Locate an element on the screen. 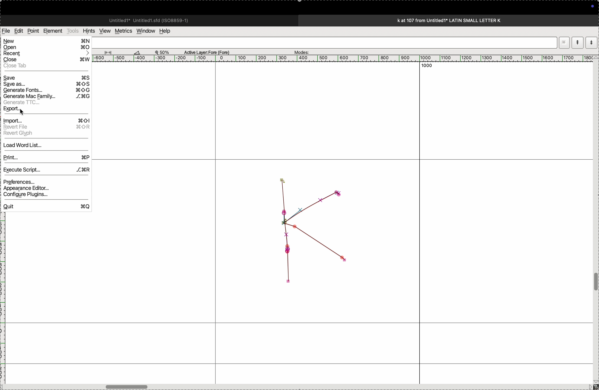 The image size is (599, 390). zoom is located at coordinates (165, 52).